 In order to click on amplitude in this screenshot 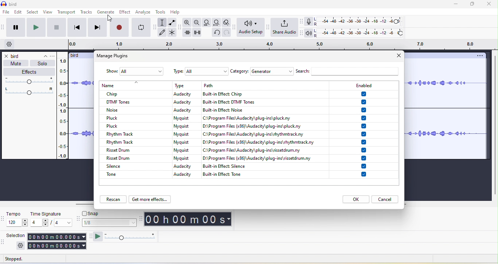, I will do `click(63, 109)`.